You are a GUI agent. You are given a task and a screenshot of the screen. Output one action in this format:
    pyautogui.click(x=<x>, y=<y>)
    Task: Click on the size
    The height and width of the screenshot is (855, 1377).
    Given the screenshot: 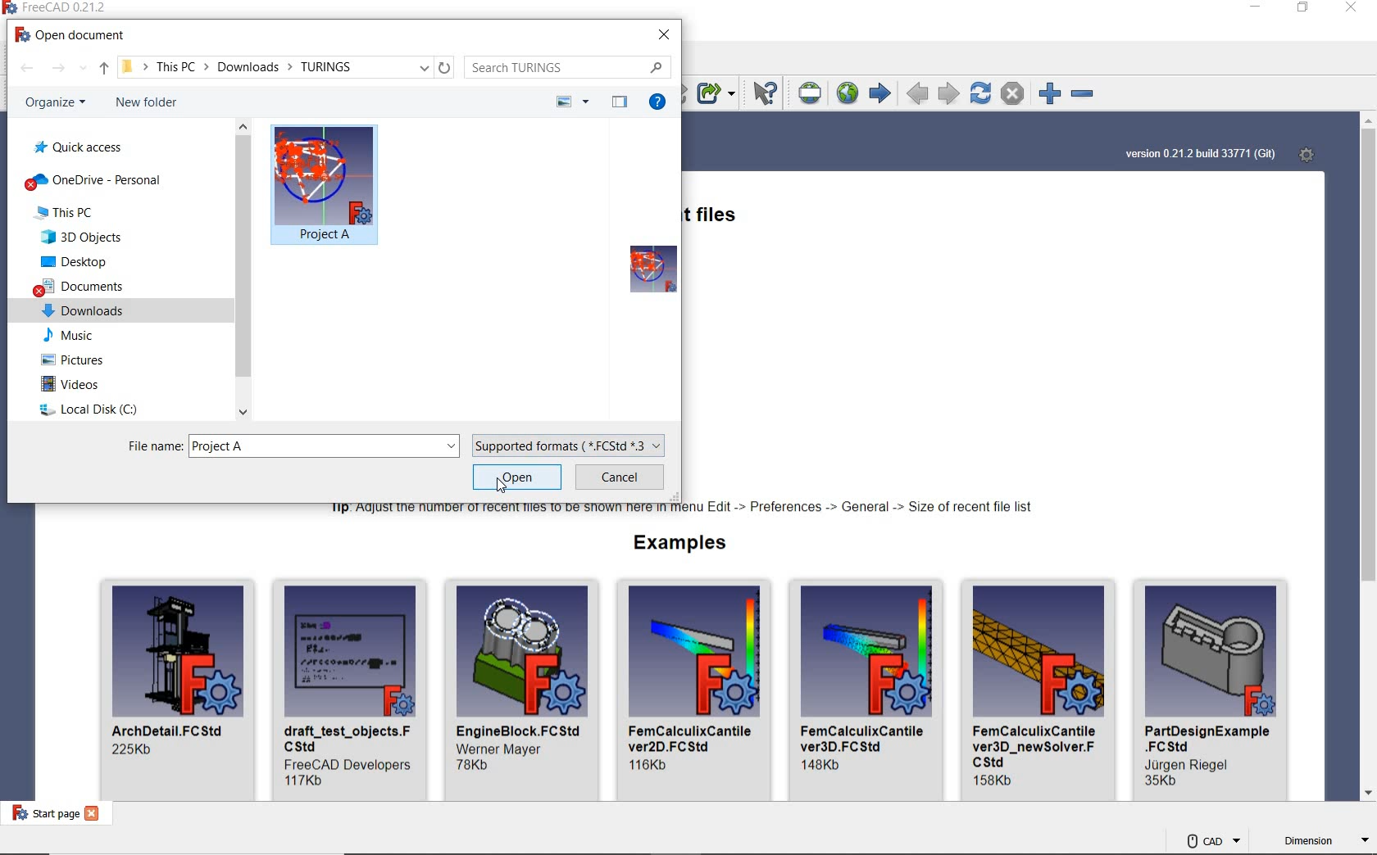 What is the action you would take?
    pyautogui.click(x=134, y=750)
    